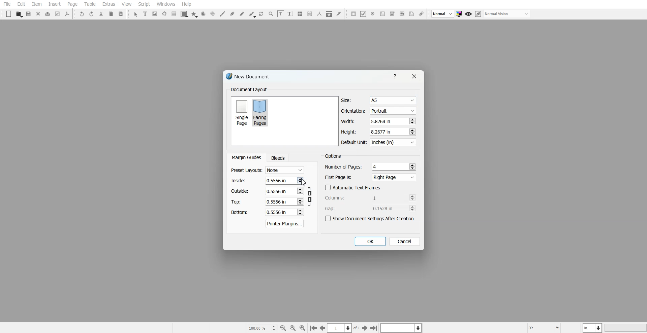  Describe the element at coordinates (384, 197) in the screenshot. I see `1` at that location.